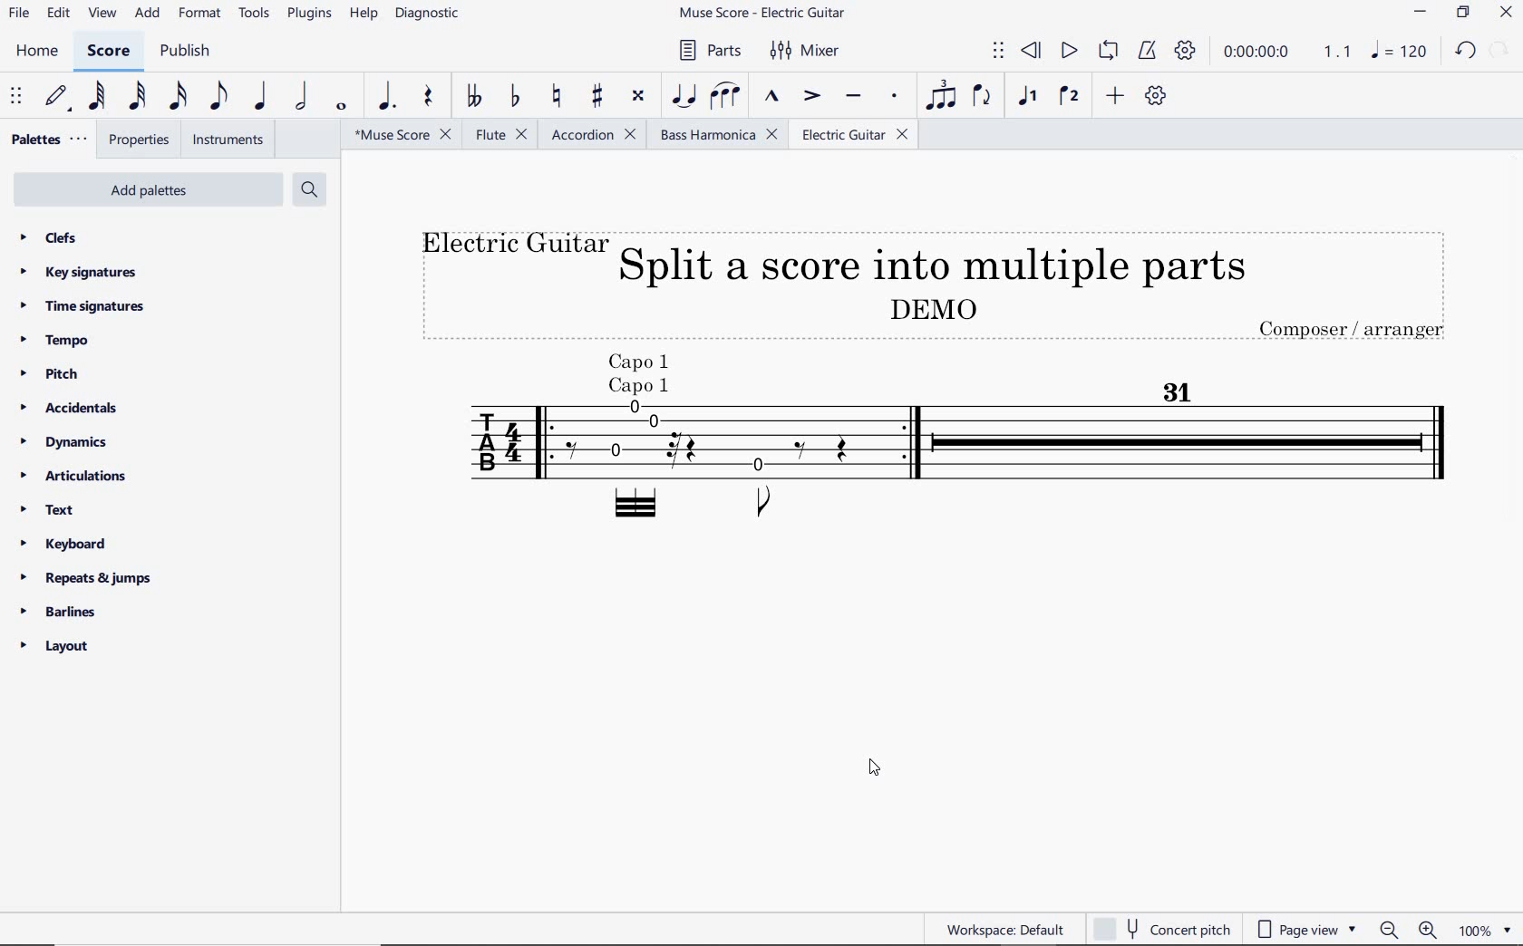  What do you see at coordinates (60, 99) in the screenshot?
I see `default (step time)` at bounding box center [60, 99].